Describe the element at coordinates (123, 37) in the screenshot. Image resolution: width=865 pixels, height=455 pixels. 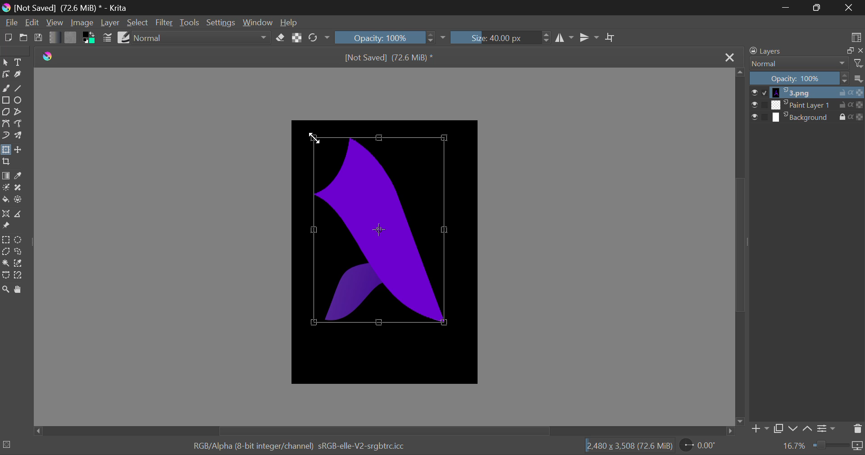
I see `Brush Presets` at that location.